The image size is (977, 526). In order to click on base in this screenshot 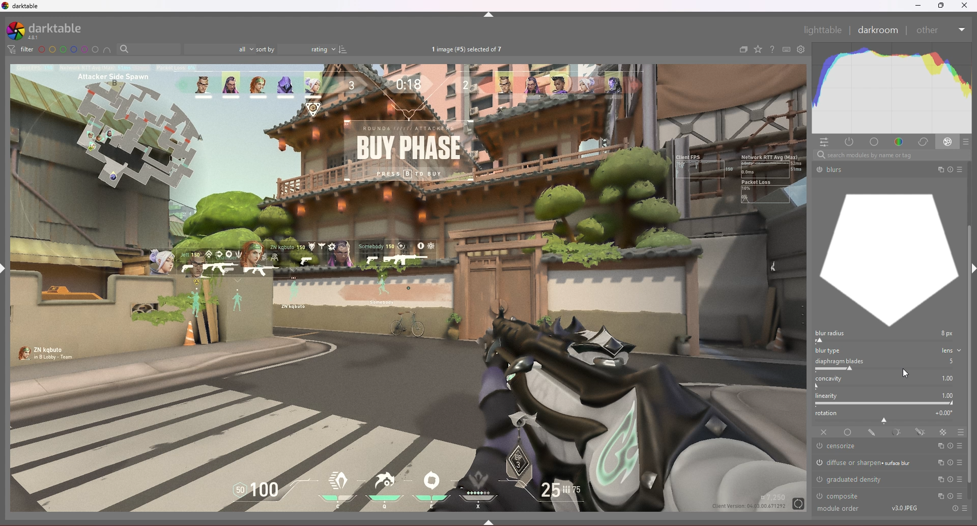, I will do `click(876, 142)`.